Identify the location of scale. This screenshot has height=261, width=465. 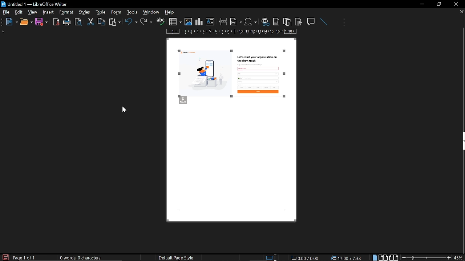
(232, 32).